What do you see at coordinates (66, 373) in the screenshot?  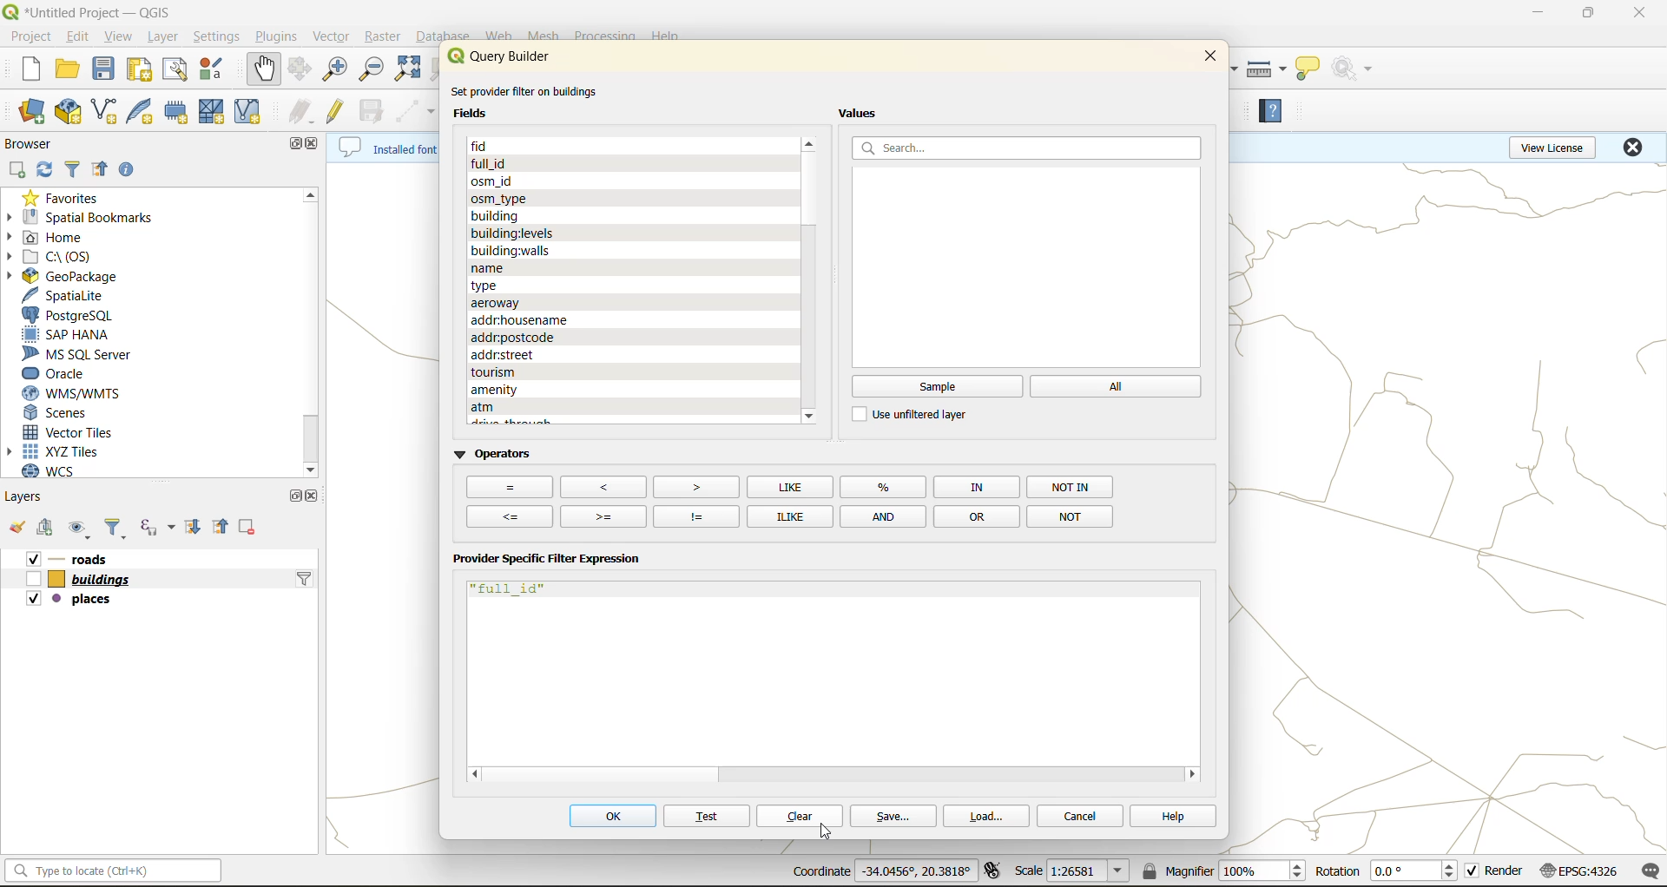 I see `oracle` at bounding box center [66, 373].